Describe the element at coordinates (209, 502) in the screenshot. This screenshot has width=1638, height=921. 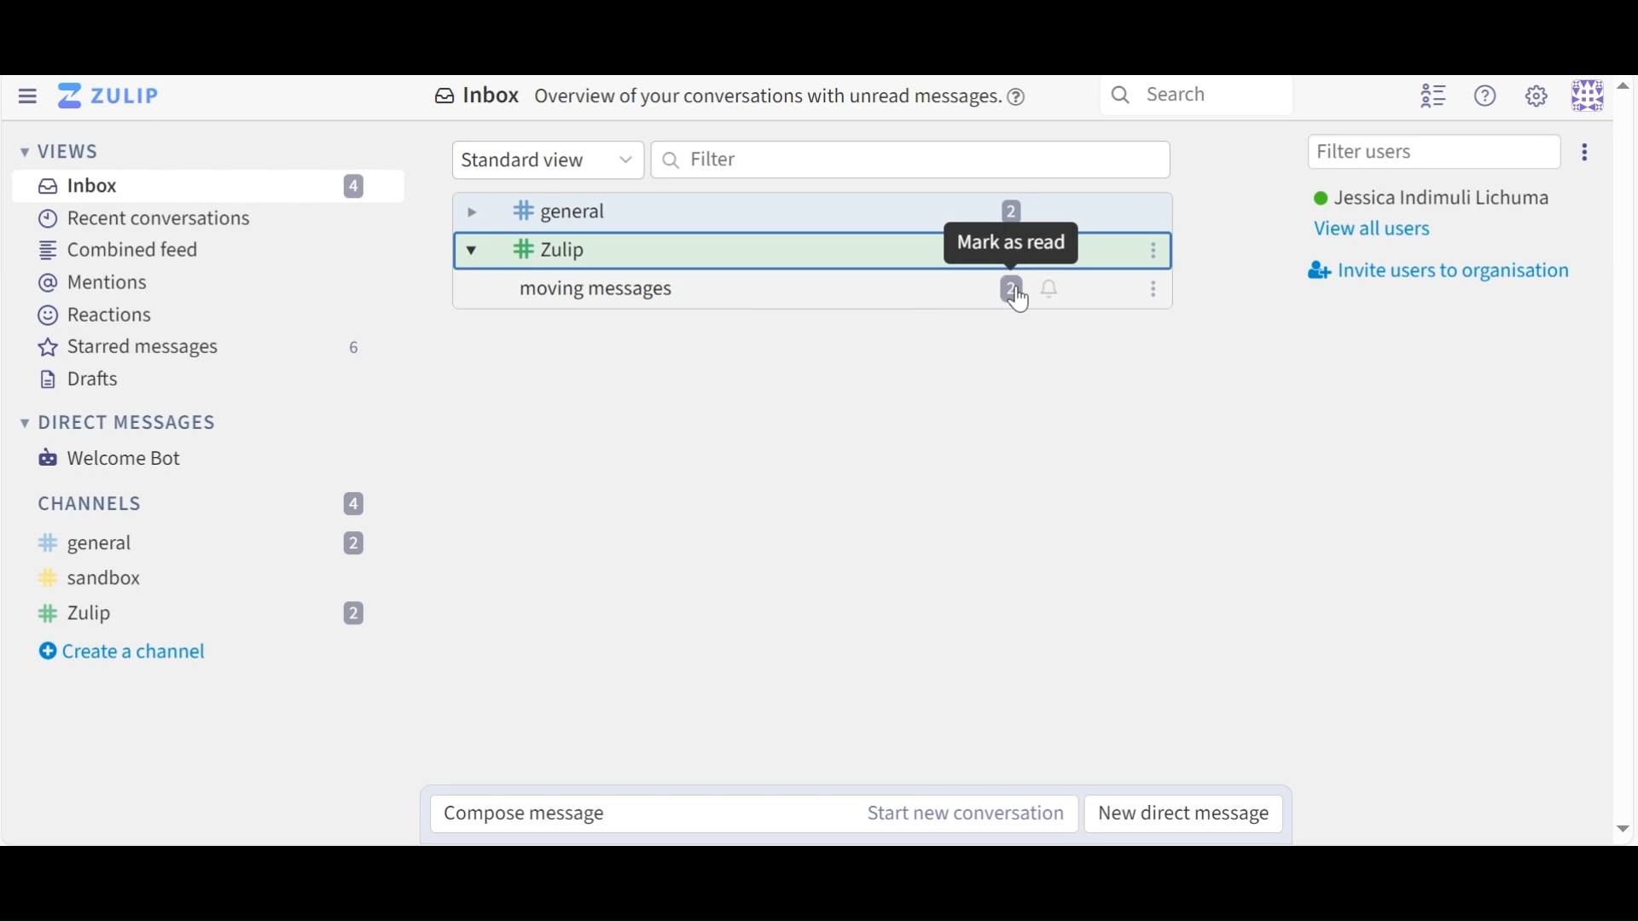
I see `Channes` at that location.